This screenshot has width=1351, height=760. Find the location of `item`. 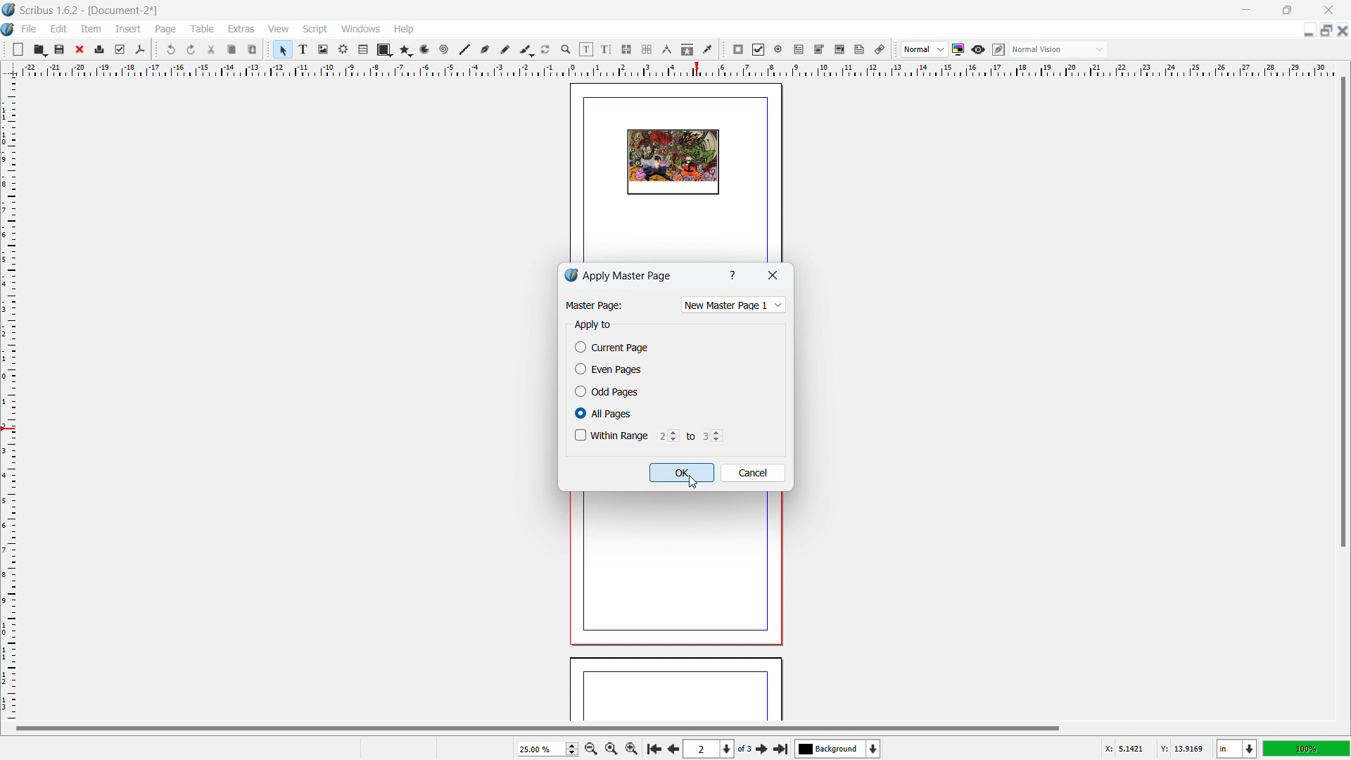

item is located at coordinates (92, 28).